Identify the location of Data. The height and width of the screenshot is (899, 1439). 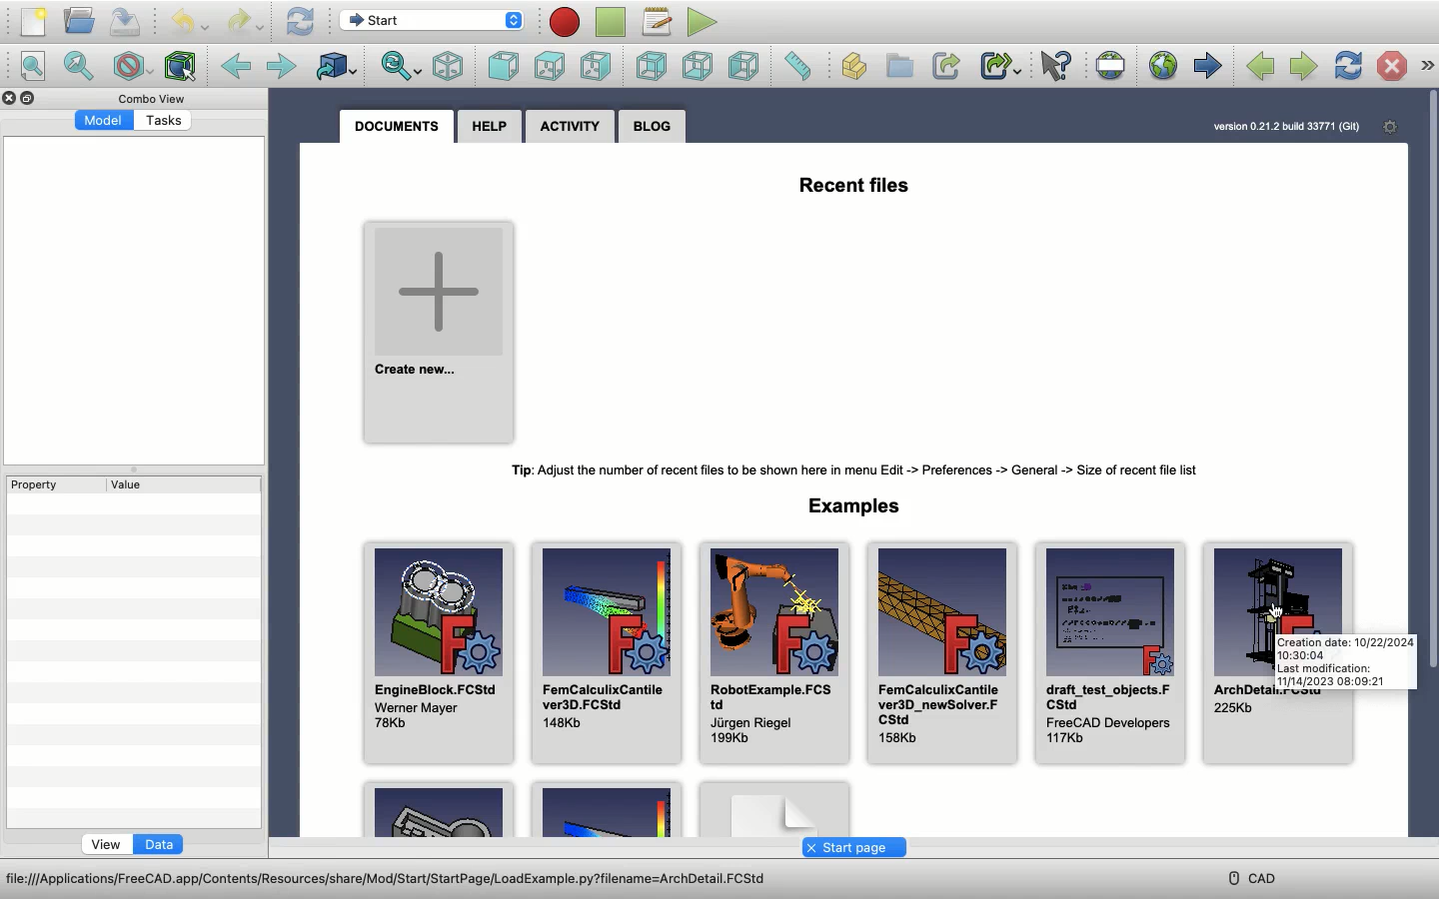
(158, 844).